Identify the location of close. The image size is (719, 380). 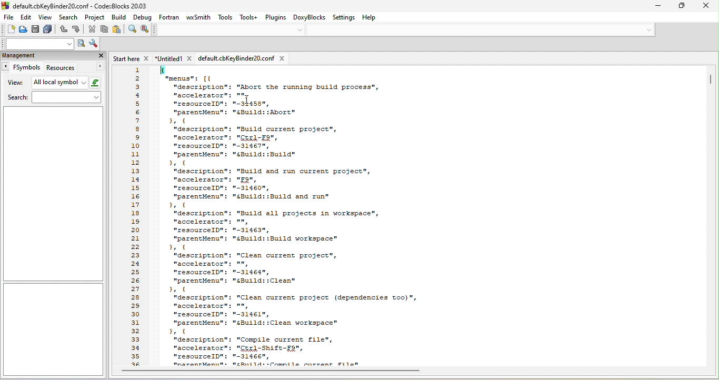
(101, 56).